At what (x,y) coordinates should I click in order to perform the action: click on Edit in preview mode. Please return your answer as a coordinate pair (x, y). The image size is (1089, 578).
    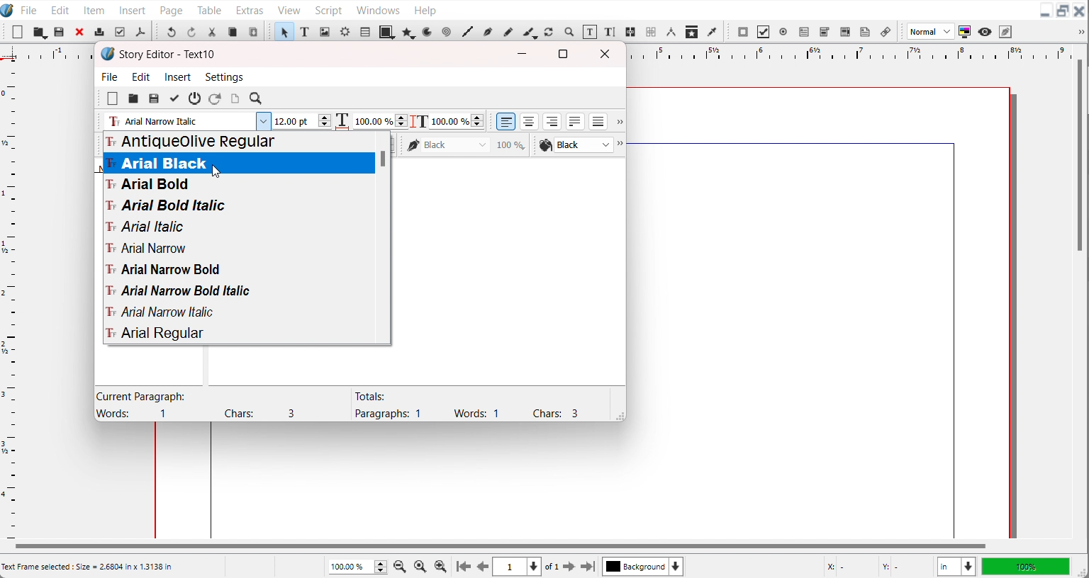
    Looking at the image, I should click on (1006, 31).